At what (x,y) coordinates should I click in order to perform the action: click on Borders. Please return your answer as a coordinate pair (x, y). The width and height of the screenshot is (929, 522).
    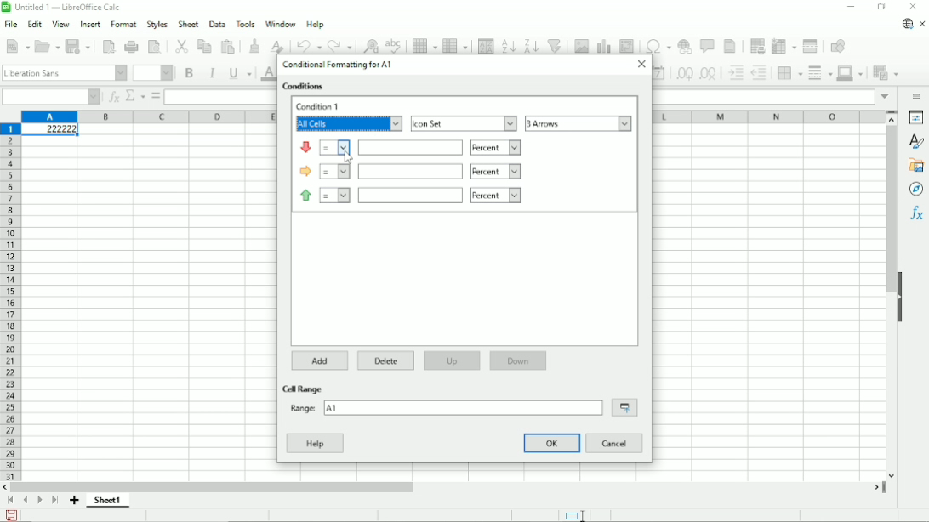
    Looking at the image, I should click on (789, 72).